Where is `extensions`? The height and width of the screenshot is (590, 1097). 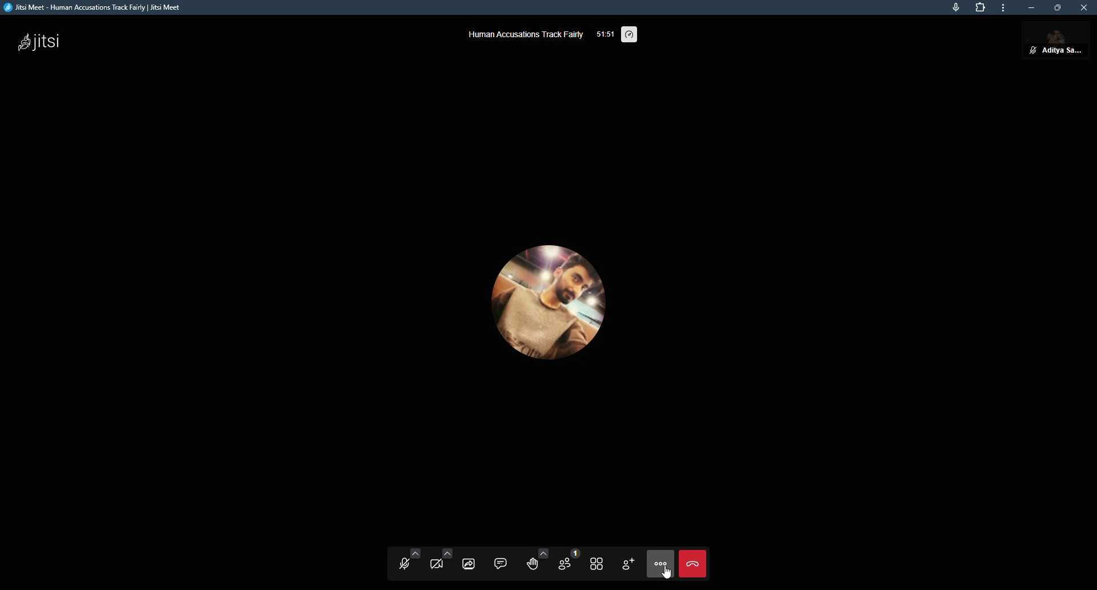
extensions is located at coordinates (979, 9).